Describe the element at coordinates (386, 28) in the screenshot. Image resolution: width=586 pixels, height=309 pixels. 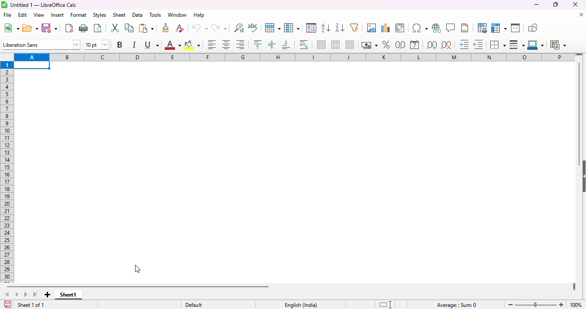
I see `insert chart` at that location.